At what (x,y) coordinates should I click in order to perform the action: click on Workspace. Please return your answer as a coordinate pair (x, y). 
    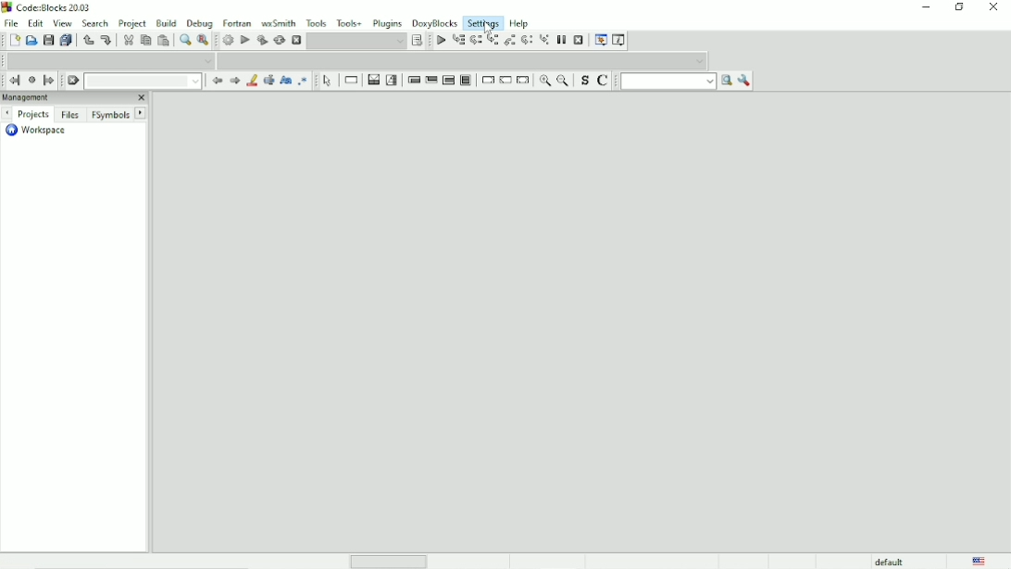
    Looking at the image, I should click on (40, 132).